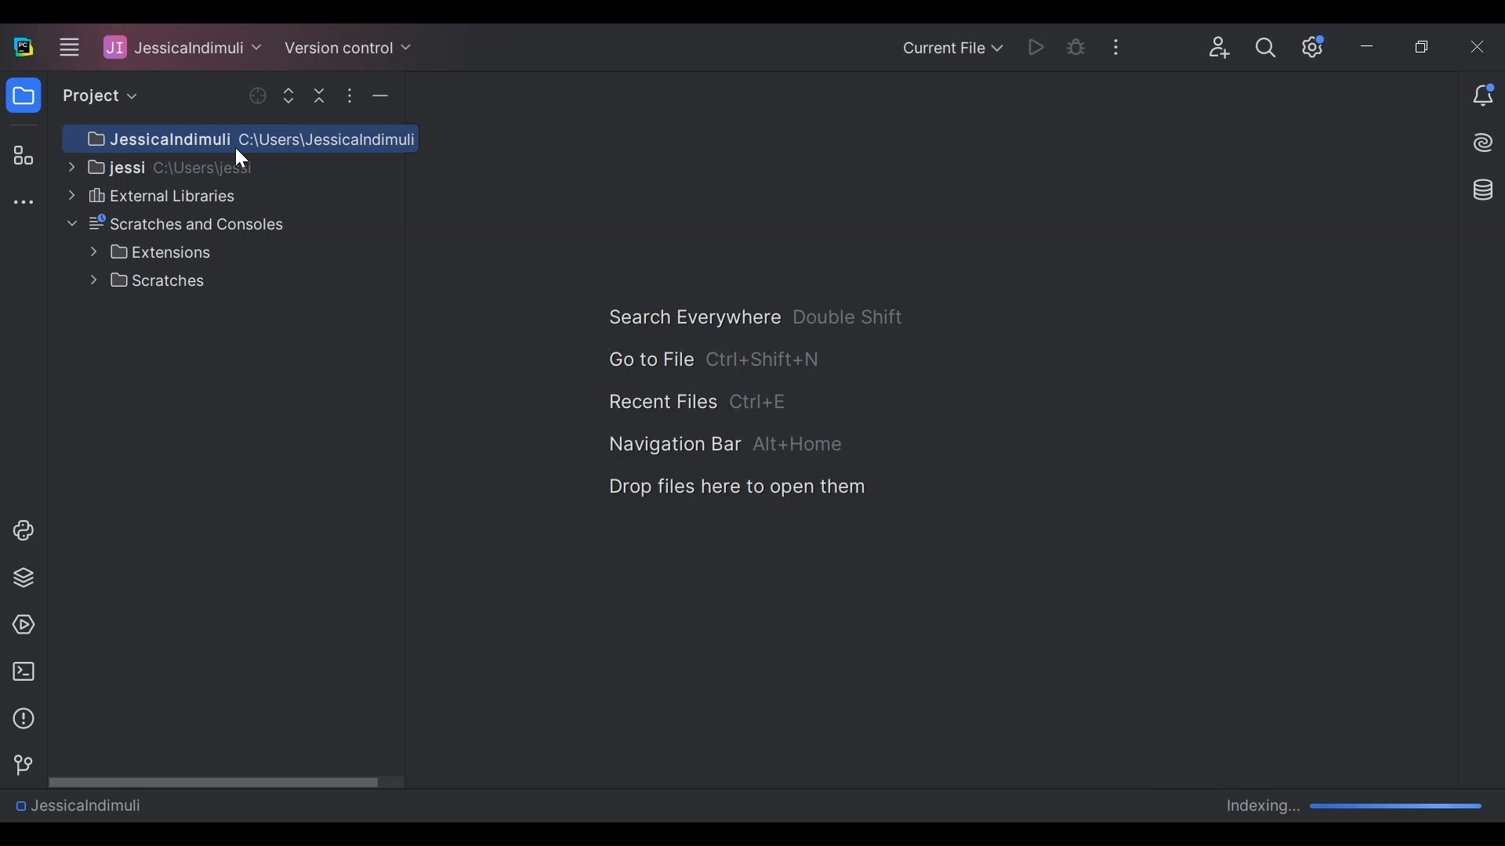 The image size is (1505, 846). I want to click on shortcut, so click(762, 403).